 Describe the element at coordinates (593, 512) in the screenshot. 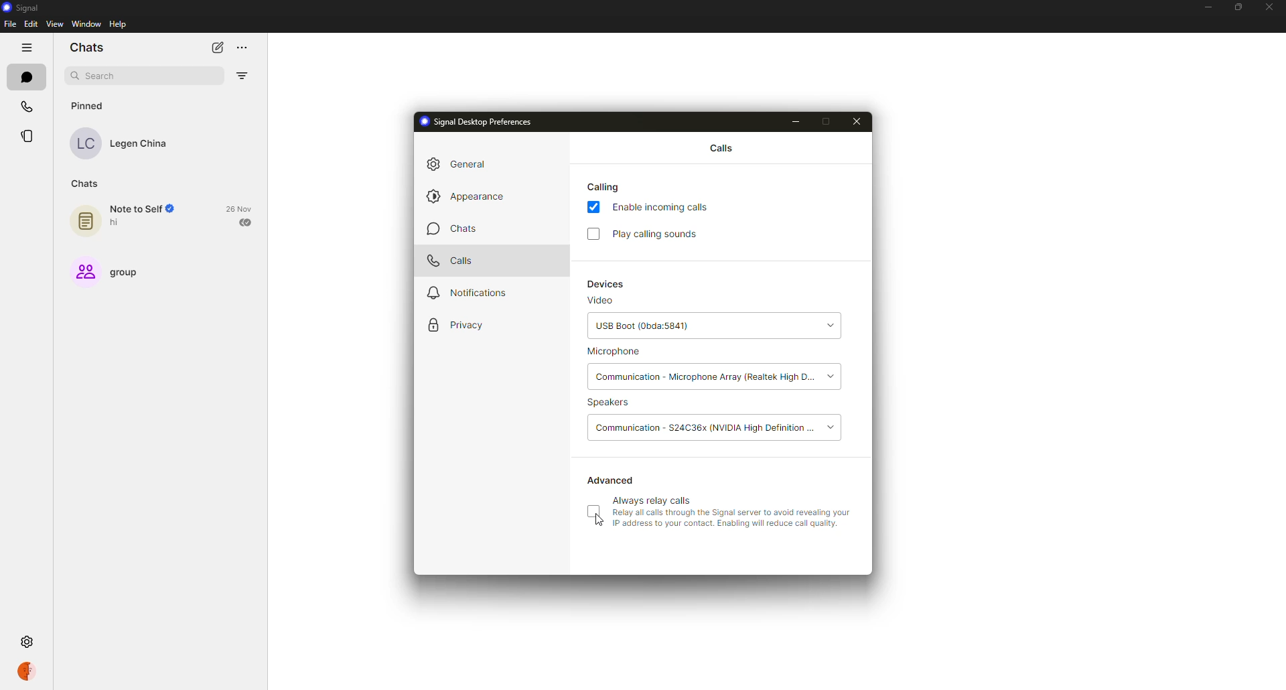

I see `click to enable` at that location.